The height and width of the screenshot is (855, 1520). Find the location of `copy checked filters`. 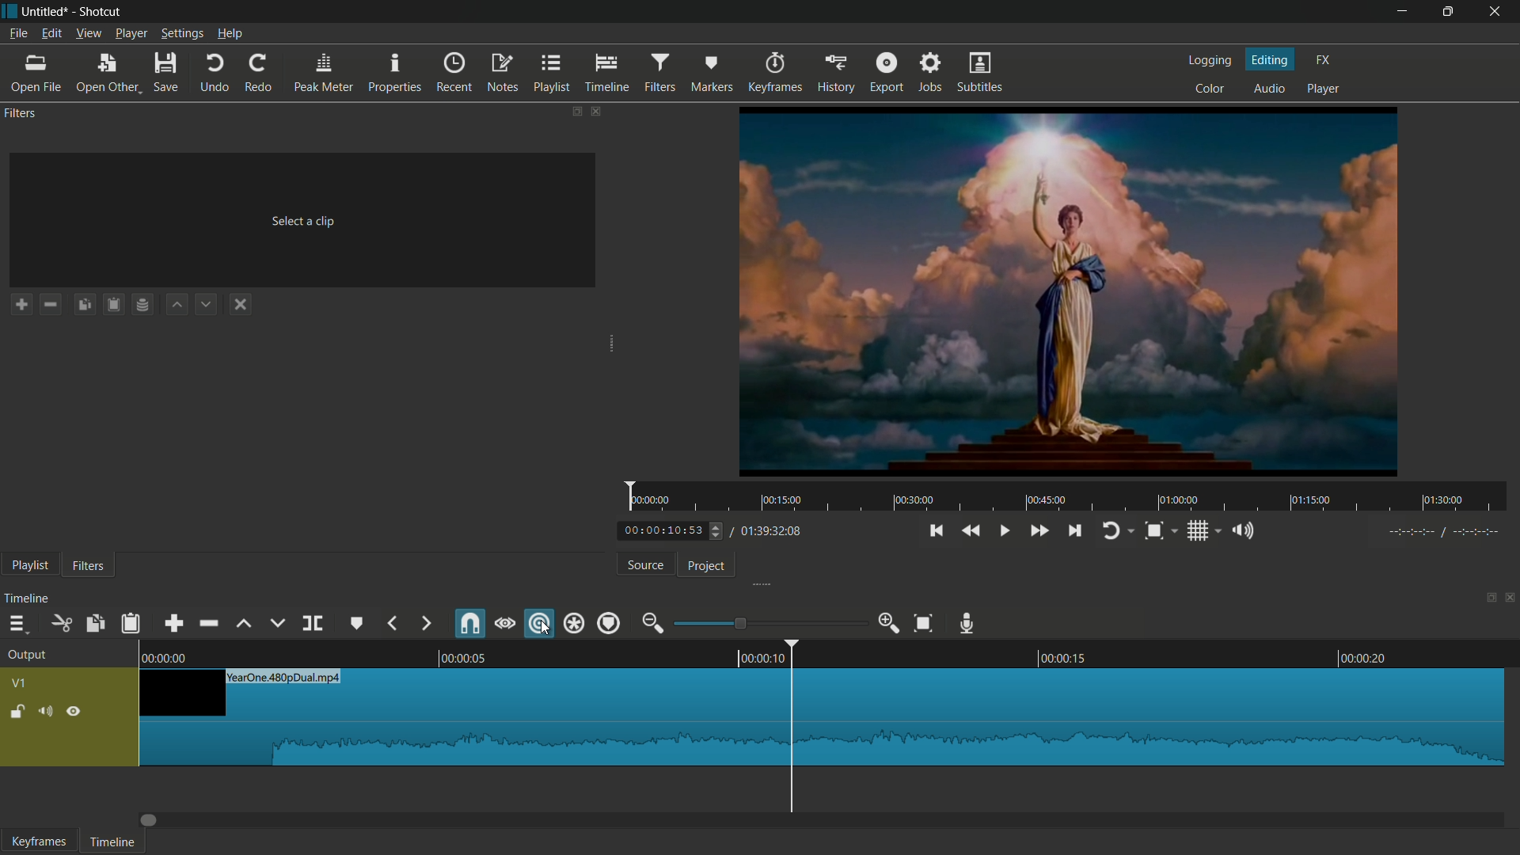

copy checked filters is located at coordinates (83, 305).